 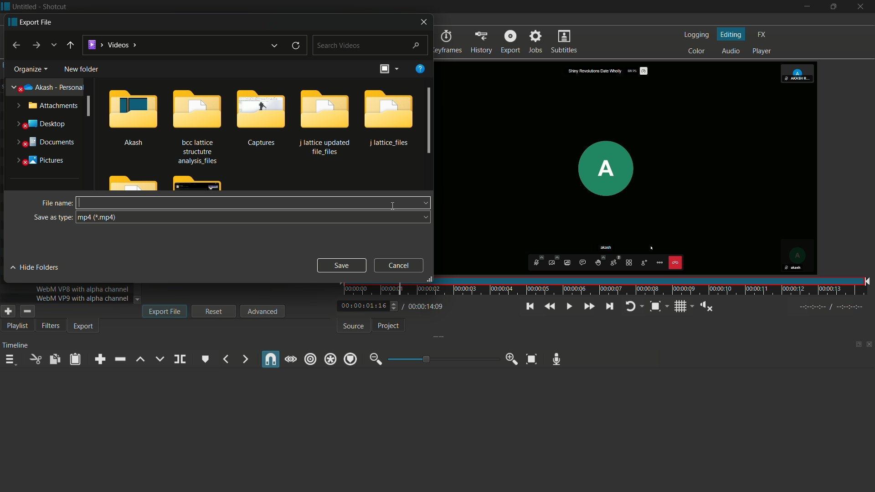 What do you see at coordinates (9, 312) in the screenshot?
I see `add export preset` at bounding box center [9, 312].